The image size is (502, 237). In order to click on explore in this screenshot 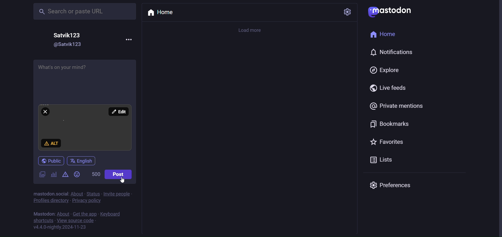, I will do `click(383, 70)`.